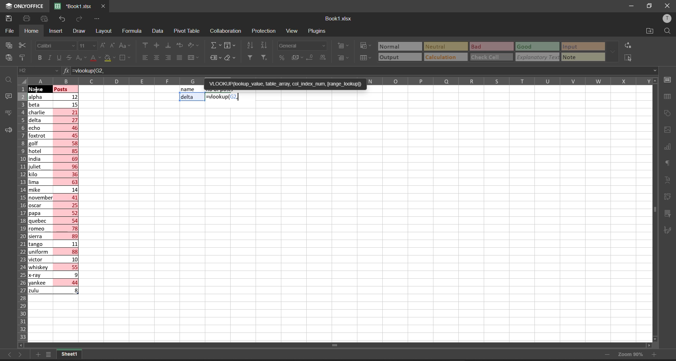  What do you see at coordinates (55, 31) in the screenshot?
I see `insert` at bounding box center [55, 31].